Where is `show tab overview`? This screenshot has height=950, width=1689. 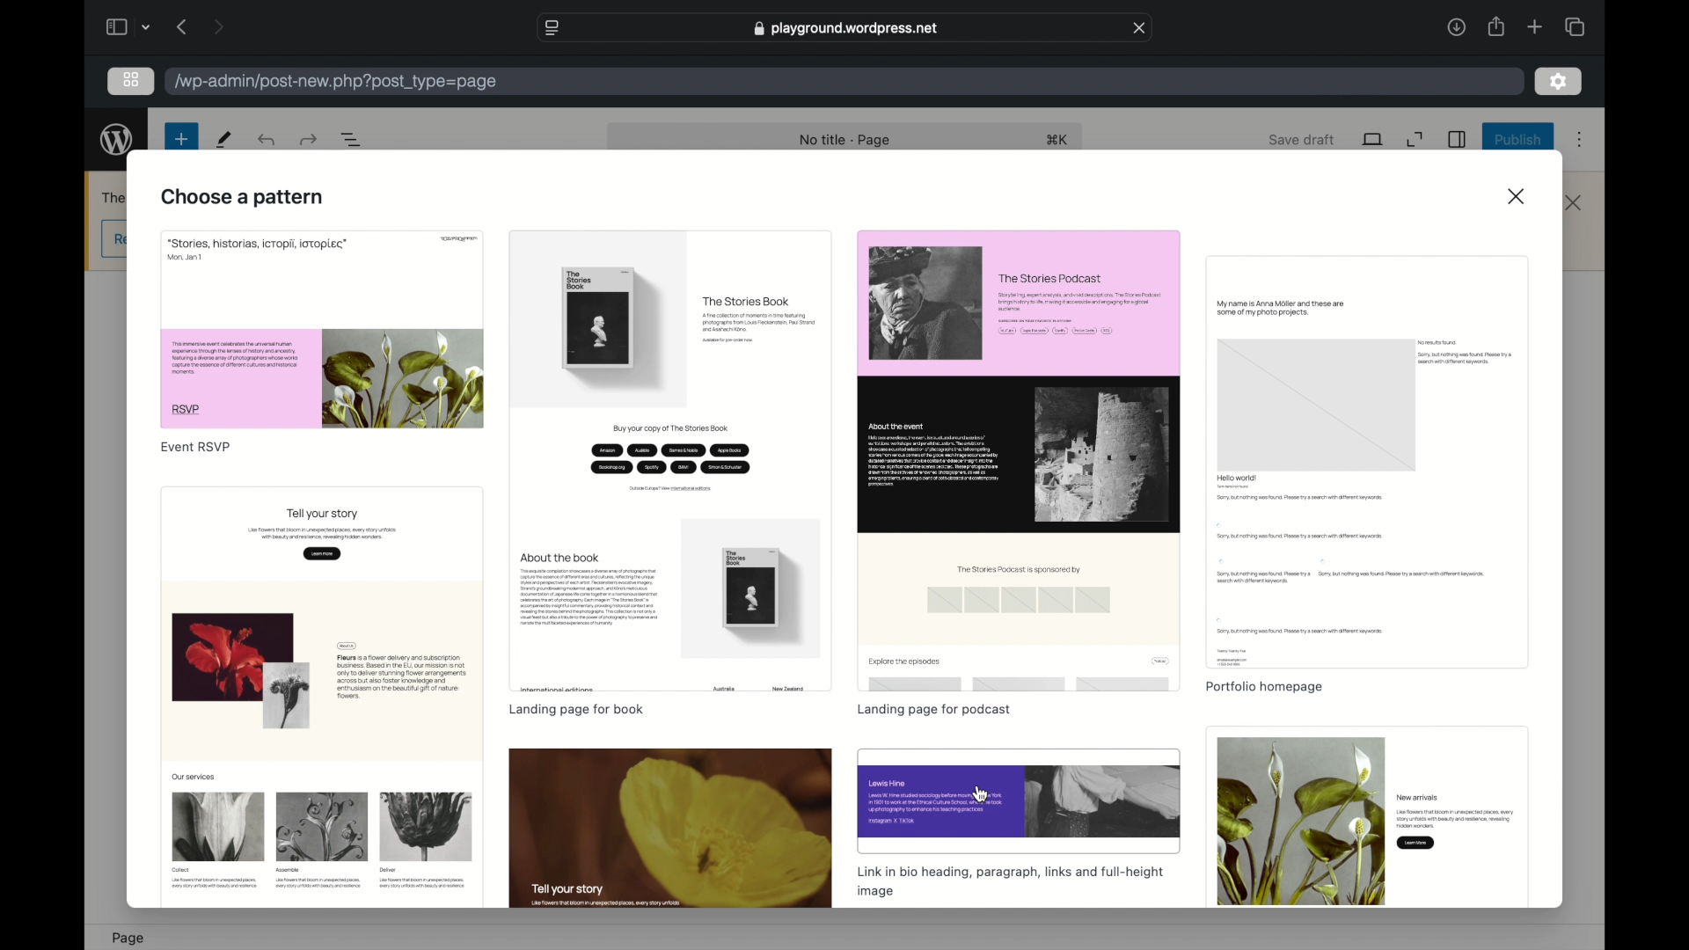 show tab overview is located at coordinates (1575, 26).